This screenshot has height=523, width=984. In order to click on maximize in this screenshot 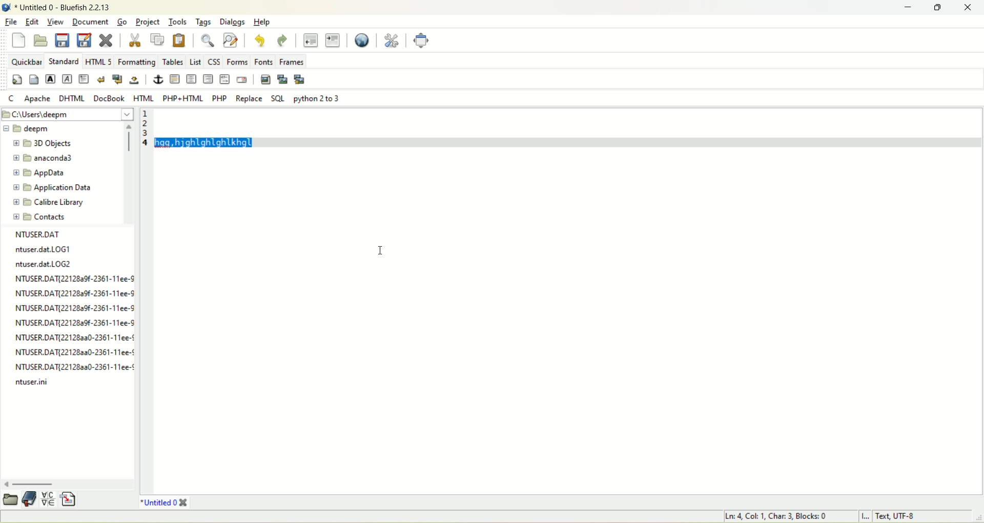, I will do `click(940, 8)`.